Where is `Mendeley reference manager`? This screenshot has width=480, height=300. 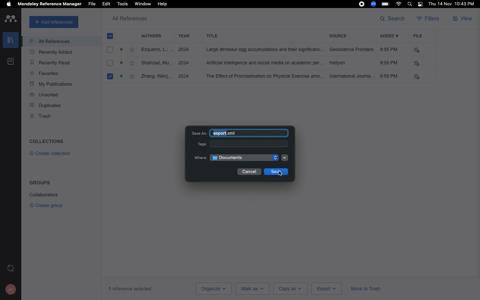
Mendeley reference manager is located at coordinates (49, 4).